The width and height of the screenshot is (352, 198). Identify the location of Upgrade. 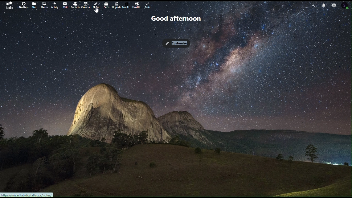
(116, 4).